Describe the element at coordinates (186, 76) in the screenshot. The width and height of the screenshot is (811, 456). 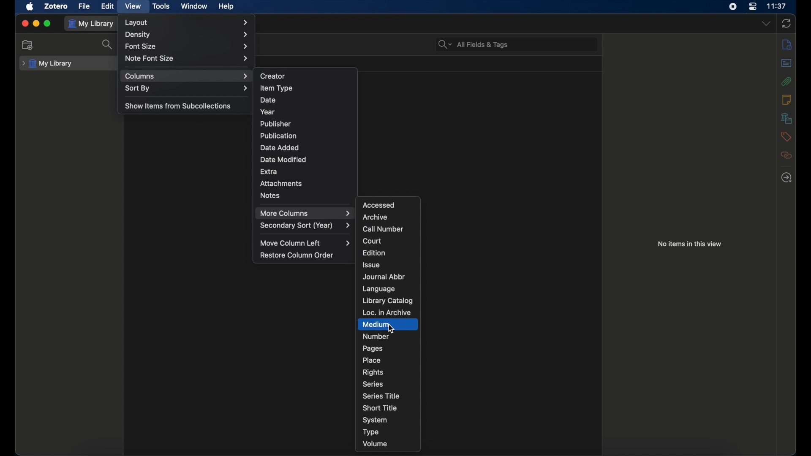
I see `columns` at that location.